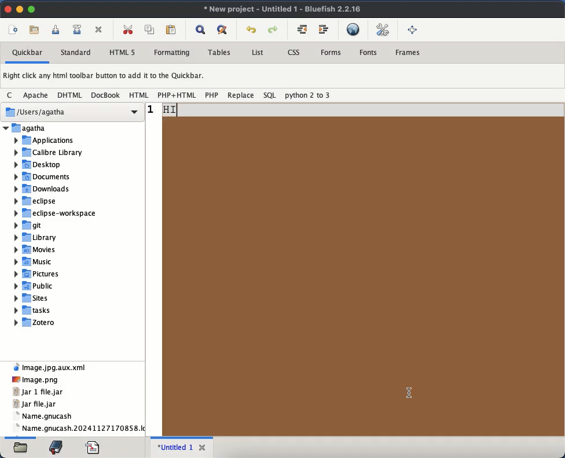 This screenshot has height=458, width=565. What do you see at coordinates (44, 141) in the screenshot?
I see `Applications` at bounding box center [44, 141].